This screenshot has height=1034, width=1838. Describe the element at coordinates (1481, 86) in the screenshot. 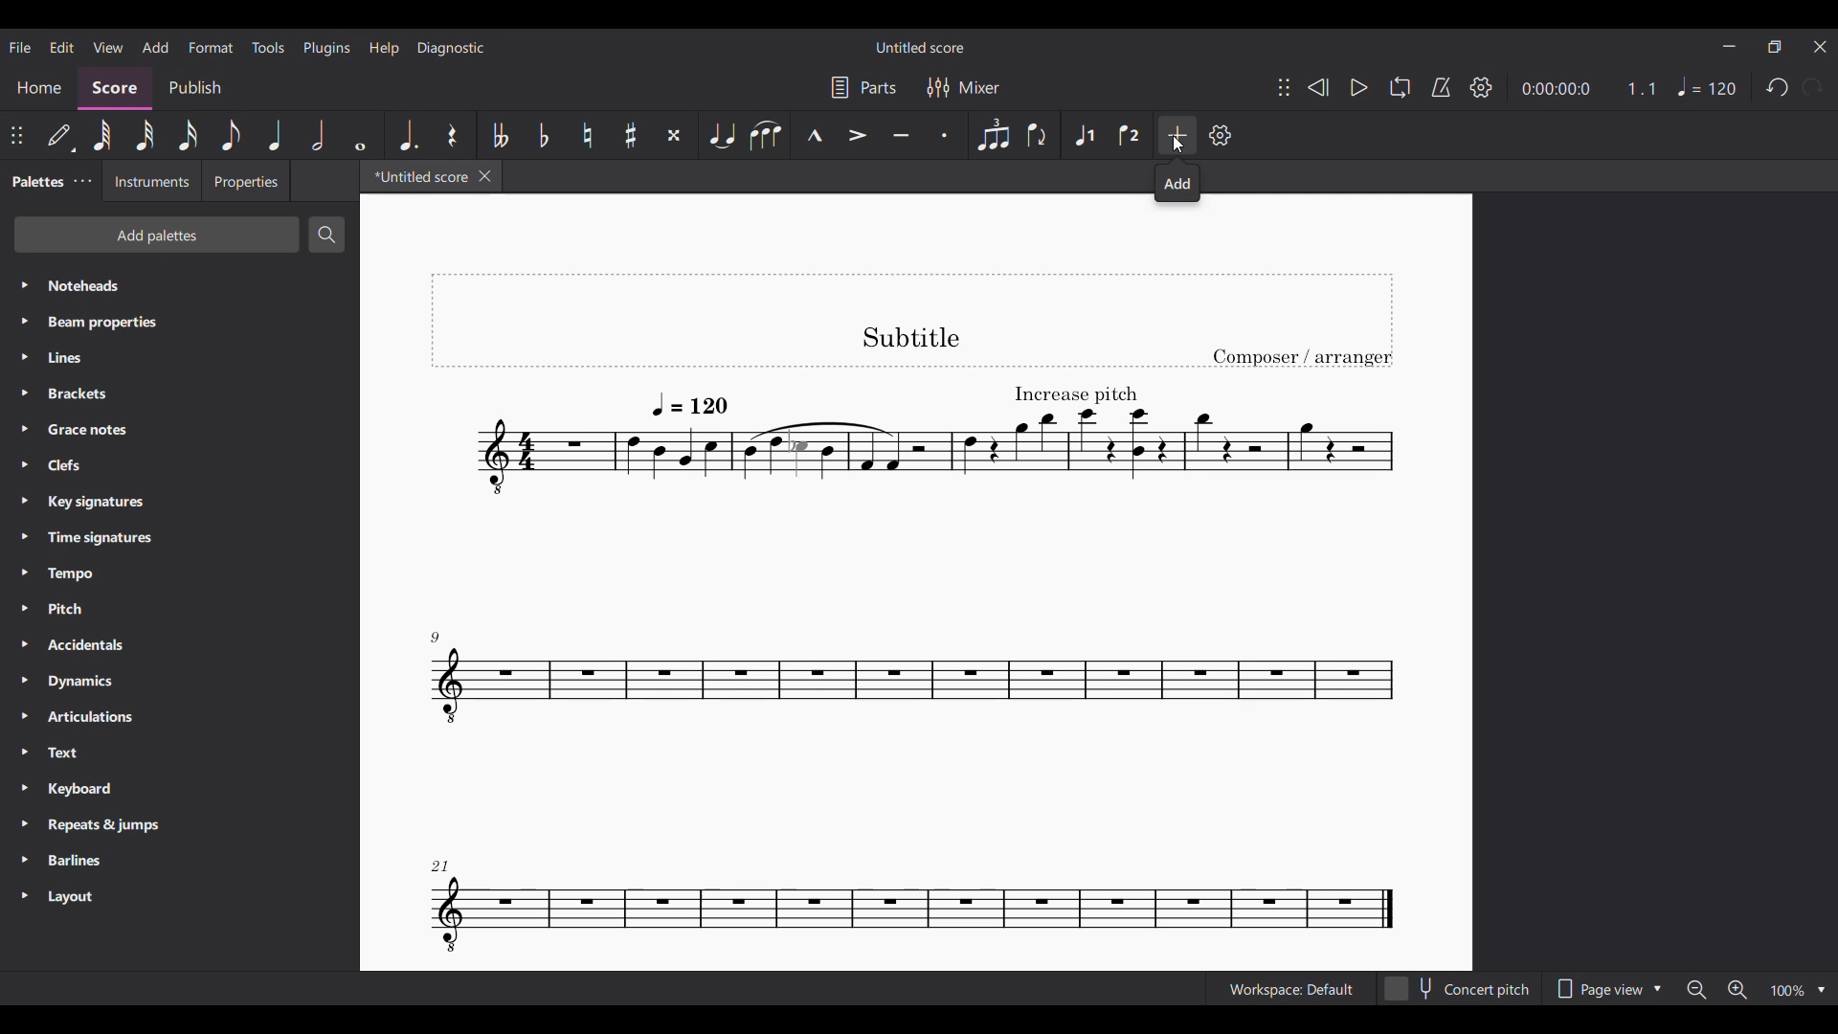

I see `Settings` at that location.